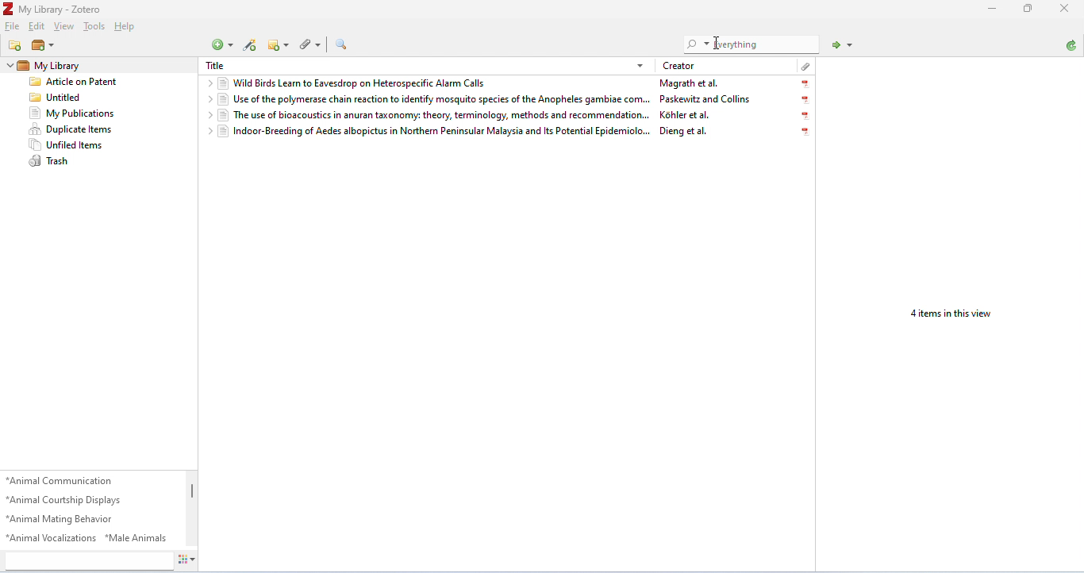  What do you see at coordinates (86, 162) in the screenshot?
I see `Trash` at bounding box center [86, 162].